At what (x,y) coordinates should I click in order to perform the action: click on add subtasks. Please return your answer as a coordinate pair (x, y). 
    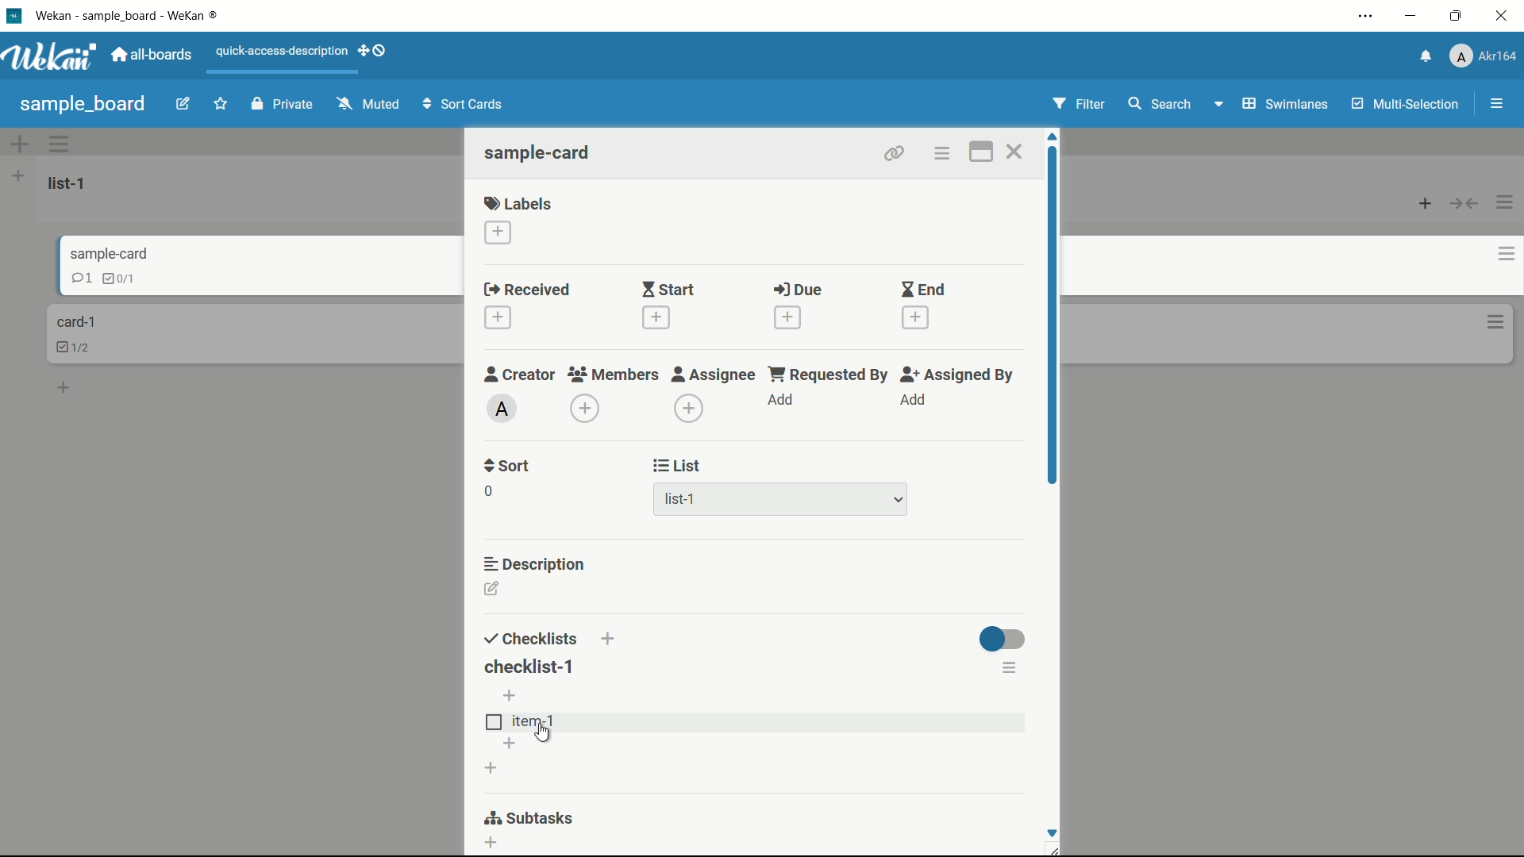
    Looking at the image, I should click on (492, 840).